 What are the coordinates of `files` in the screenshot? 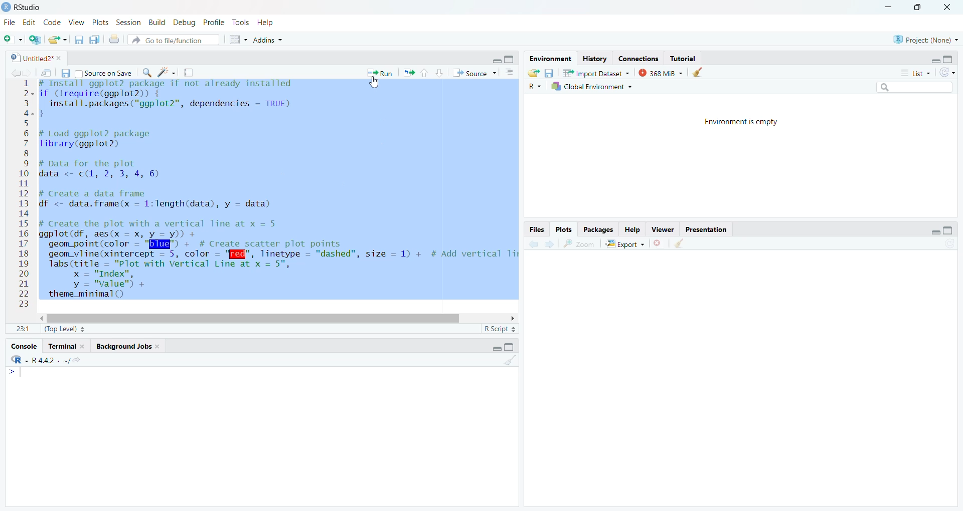 It's located at (550, 73).